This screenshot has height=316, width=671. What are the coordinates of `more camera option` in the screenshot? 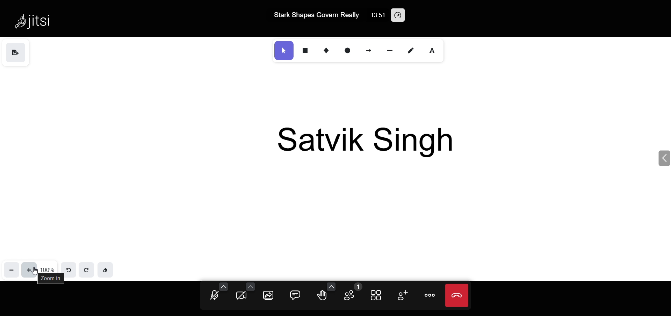 It's located at (251, 286).